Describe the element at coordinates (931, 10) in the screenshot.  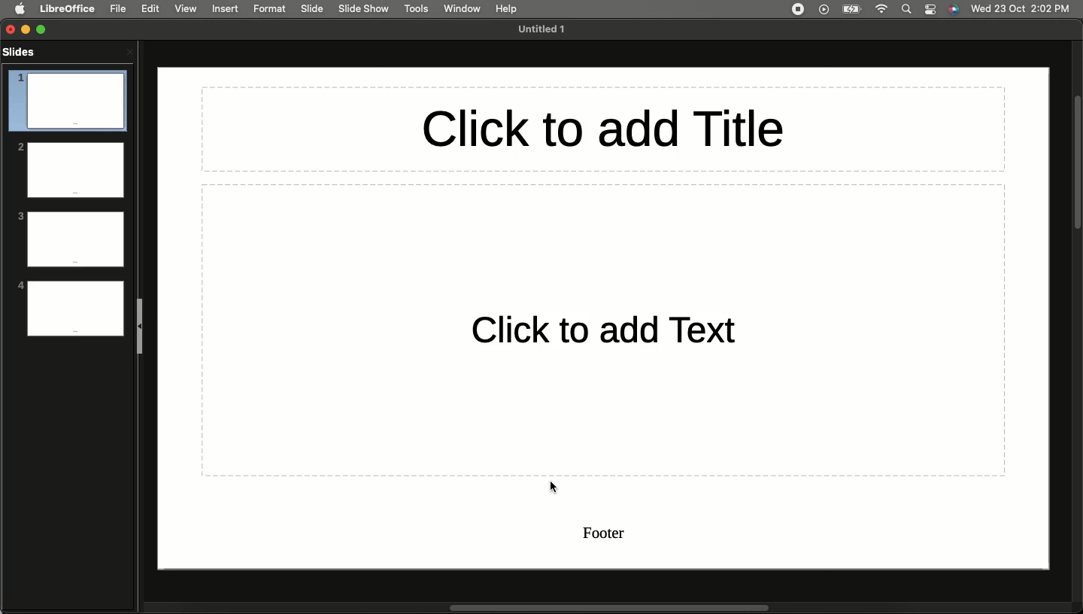
I see `Notification bar` at that location.